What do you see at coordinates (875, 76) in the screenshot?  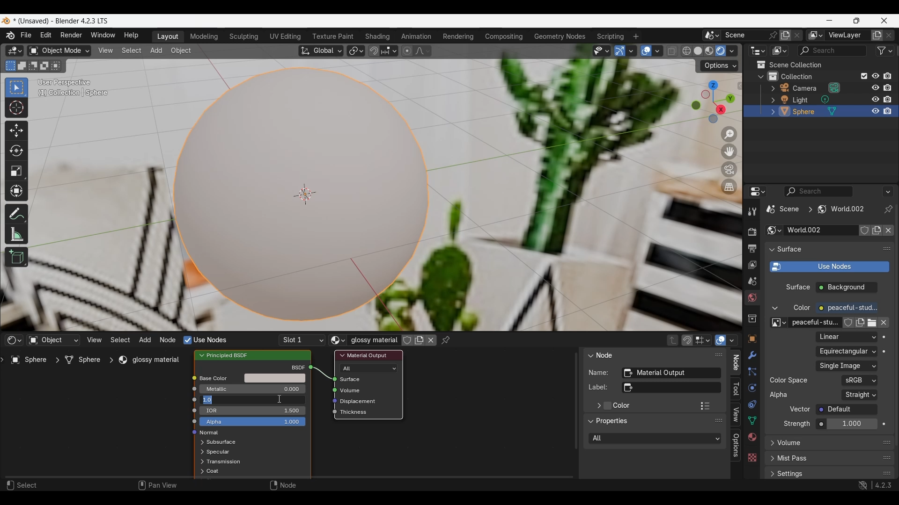 I see `Respectively hide in viewport` at bounding box center [875, 76].